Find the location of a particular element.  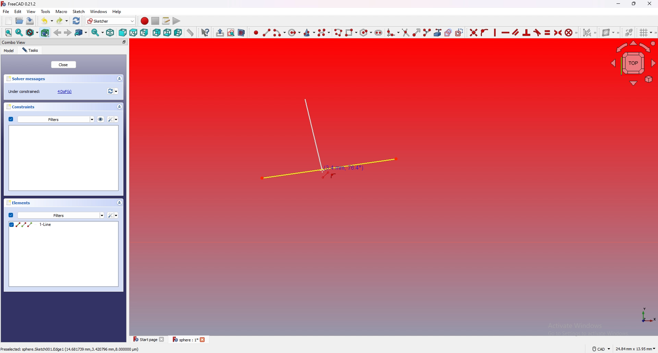

Settings is located at coordinates (61, 216).